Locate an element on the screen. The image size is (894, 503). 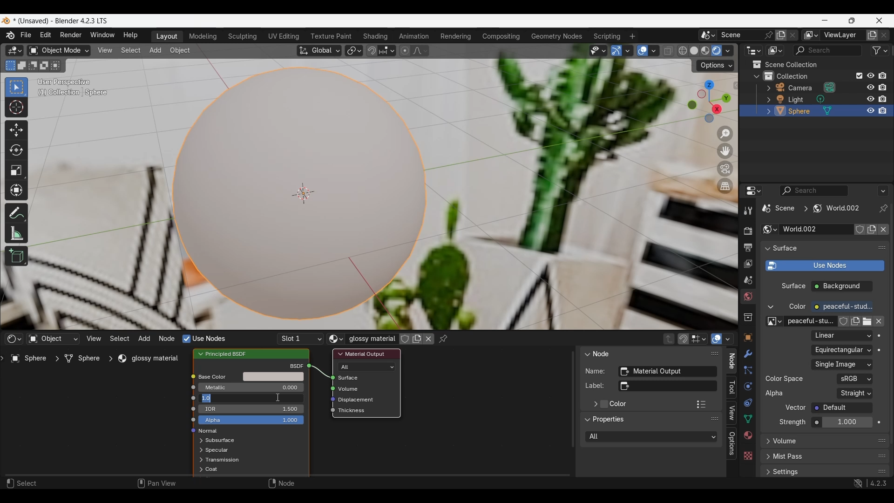
Proportional editing objects is located at coordinates (406, 51).